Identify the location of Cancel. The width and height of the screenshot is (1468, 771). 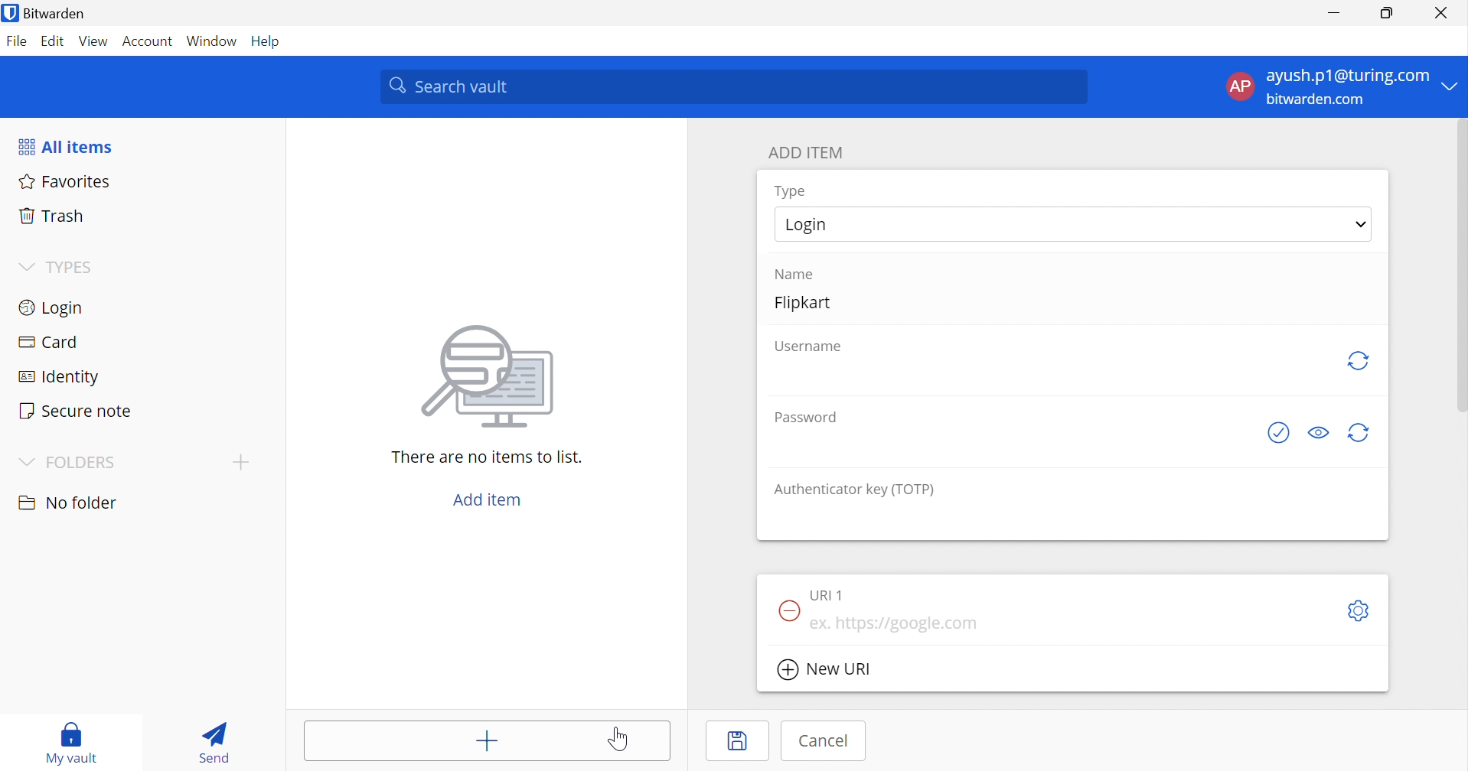
(824, 740).